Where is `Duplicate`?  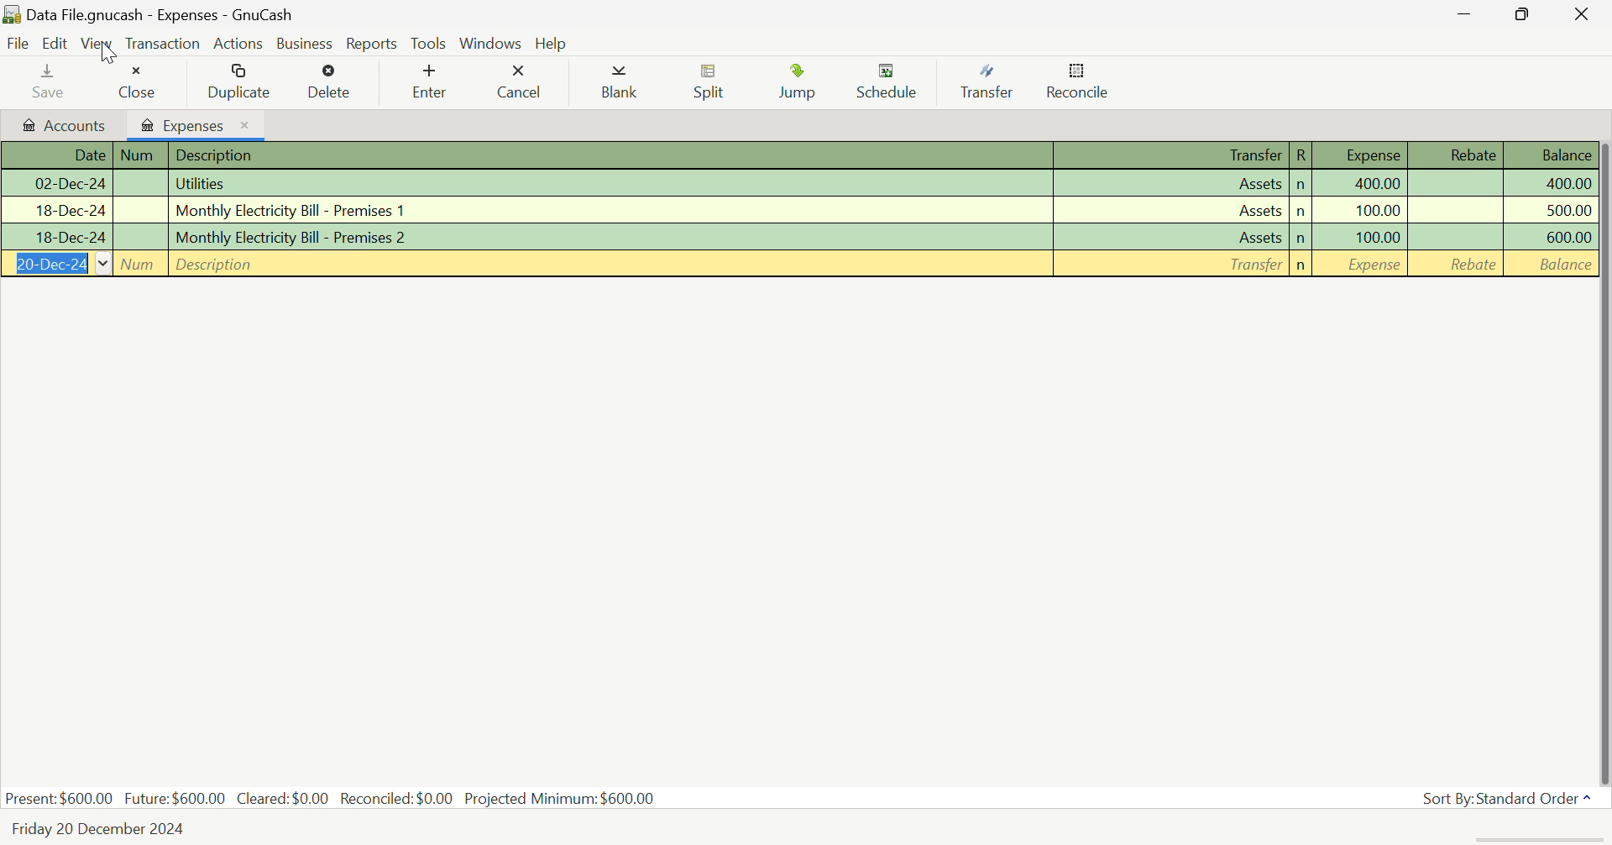 Duplicate is located at coordinates (238, 81).